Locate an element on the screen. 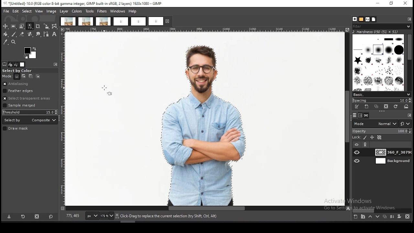 The image size is (414, 233). document history is located at coordinates (374, 19).